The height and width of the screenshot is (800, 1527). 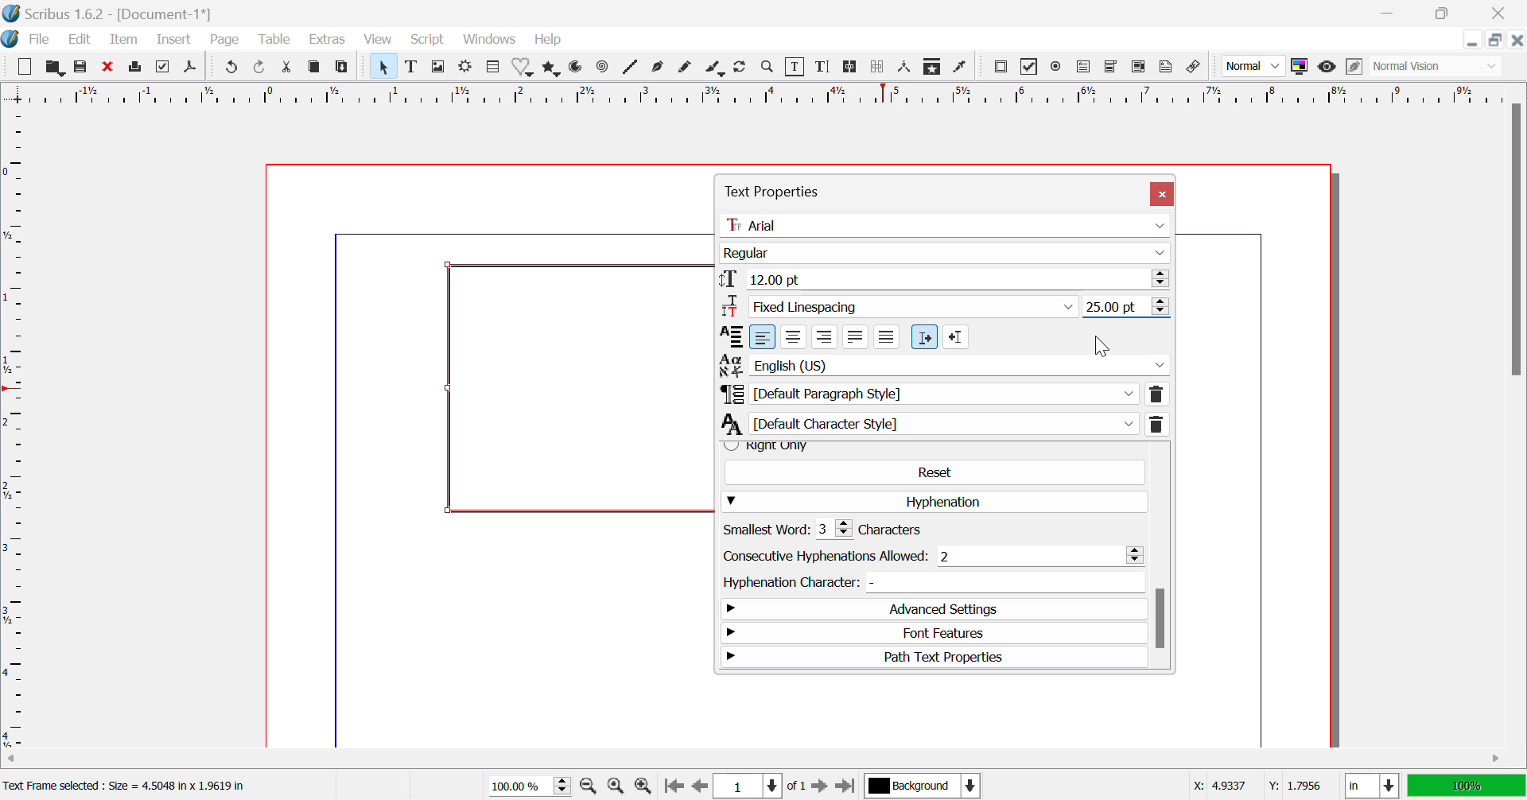 What do you see at coordinates (848, 68) in the screenshot?
I see `Link Text Frames` at bounding box center [848, 68].